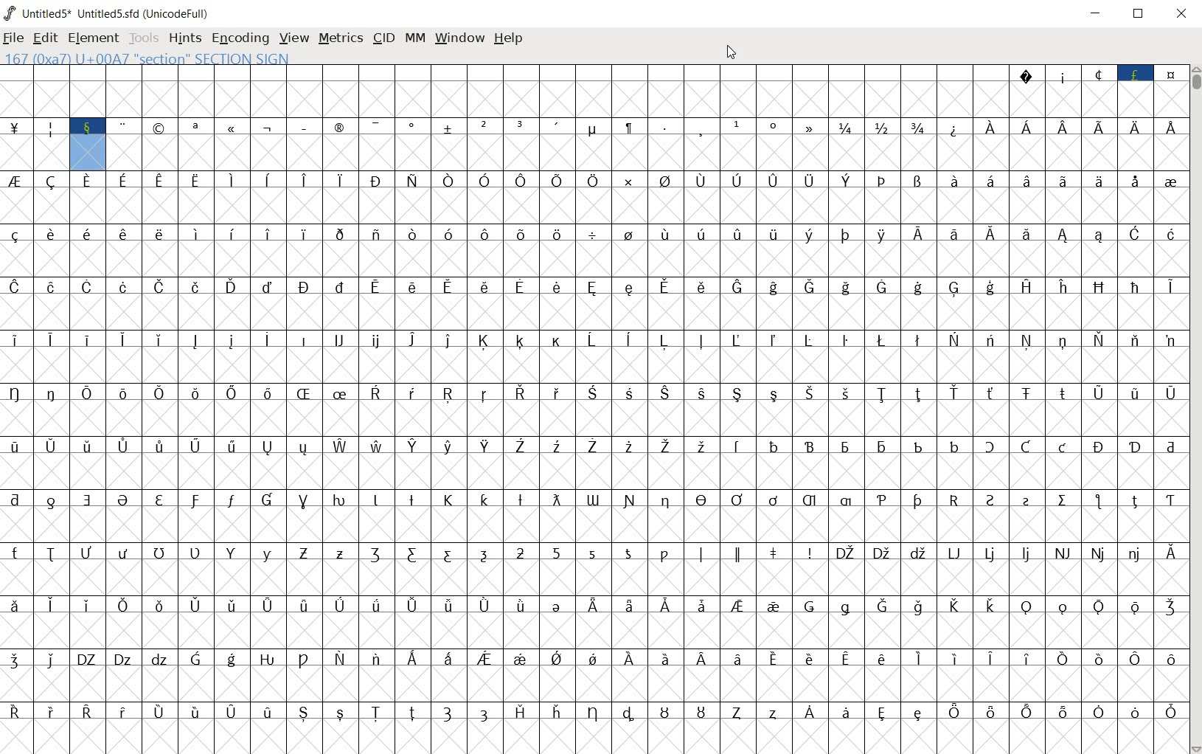 The width and height of the screenshot is (1202, 754). Describe the element at coordinates (198, 676) in the screenshot. I see `special alphabets` at that location.